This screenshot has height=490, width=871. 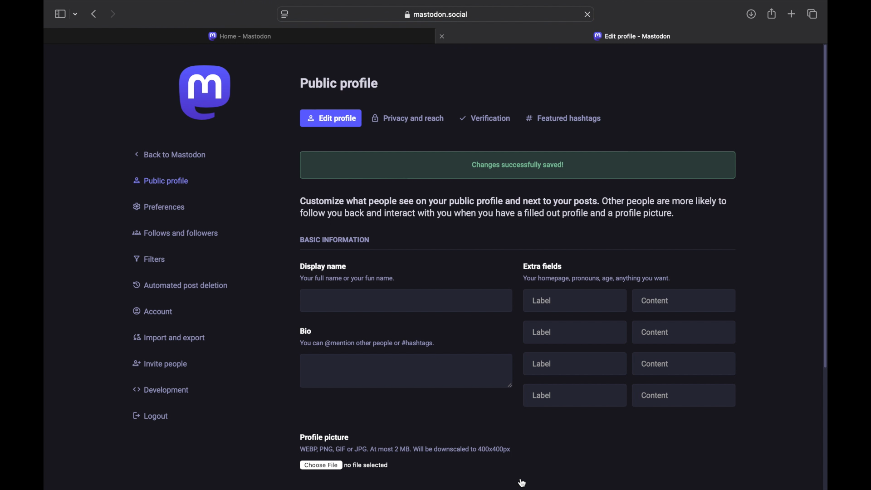 What do you see at coordinates (574, 331) in the screenshot?
I see `label` at bounding box center [574, 331].